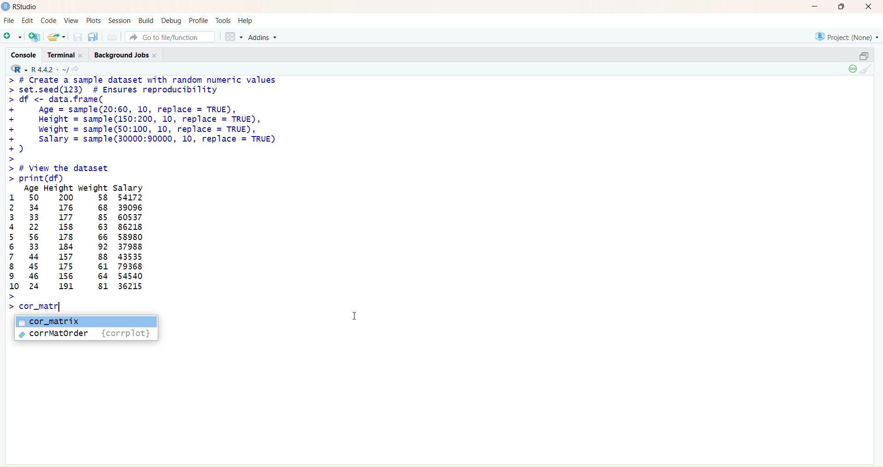 This screenshot has height=467, width=883. I want to click on Code, so click(48, 21).